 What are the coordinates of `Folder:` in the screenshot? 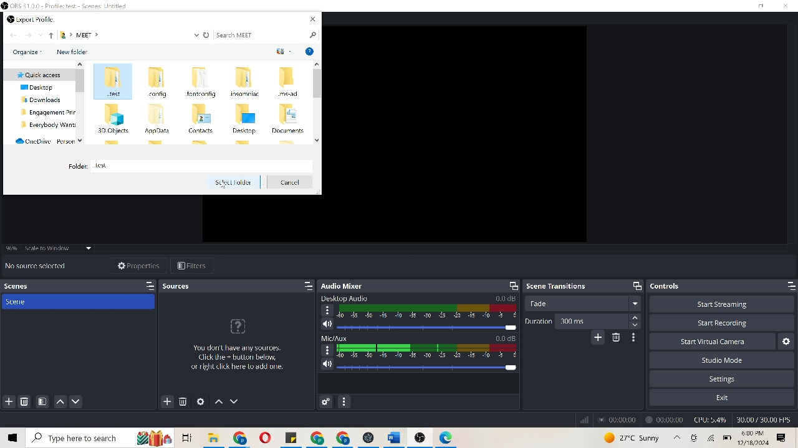 It's located at (77, 165).